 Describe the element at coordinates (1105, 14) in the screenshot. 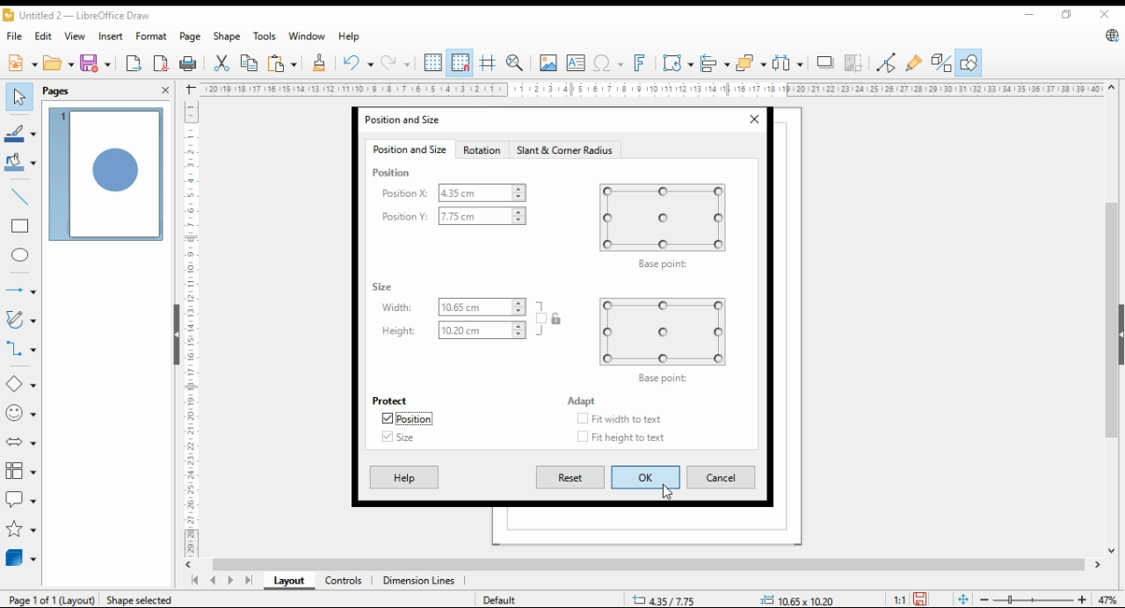

I see `close window` at that location.